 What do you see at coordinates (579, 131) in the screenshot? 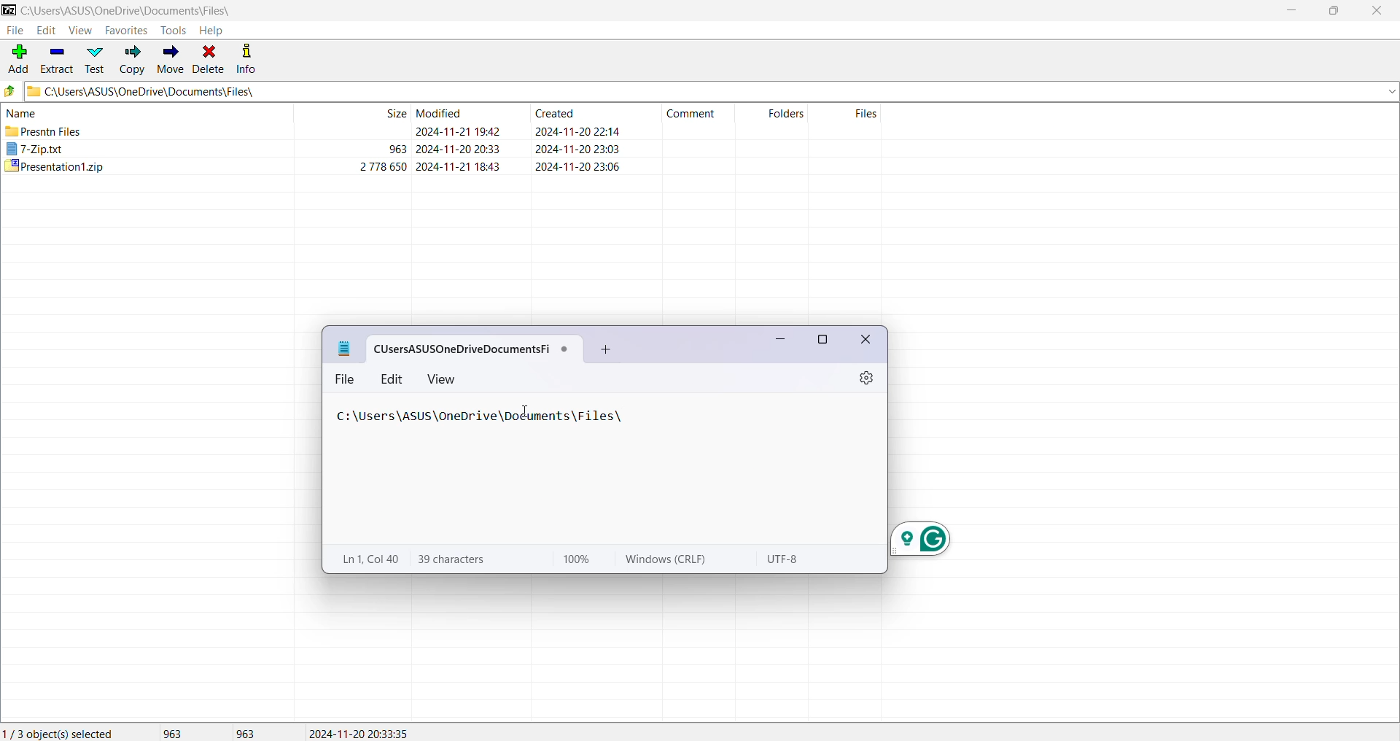
I see `created date & time` at bounding box center [579, 131].